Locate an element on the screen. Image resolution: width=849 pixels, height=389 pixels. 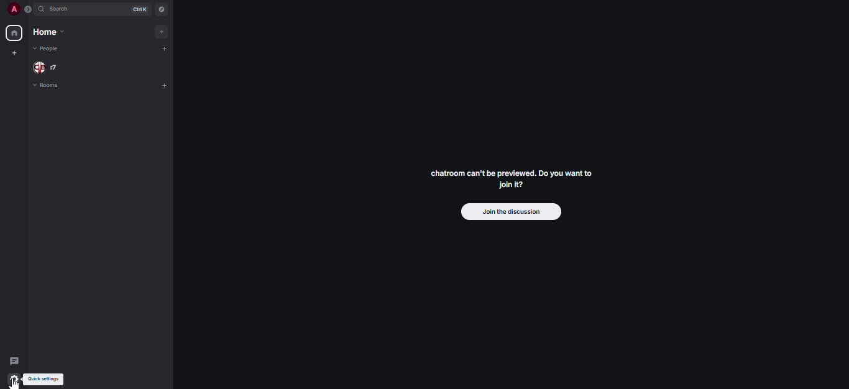
profile is located at coordinates (14, 9).